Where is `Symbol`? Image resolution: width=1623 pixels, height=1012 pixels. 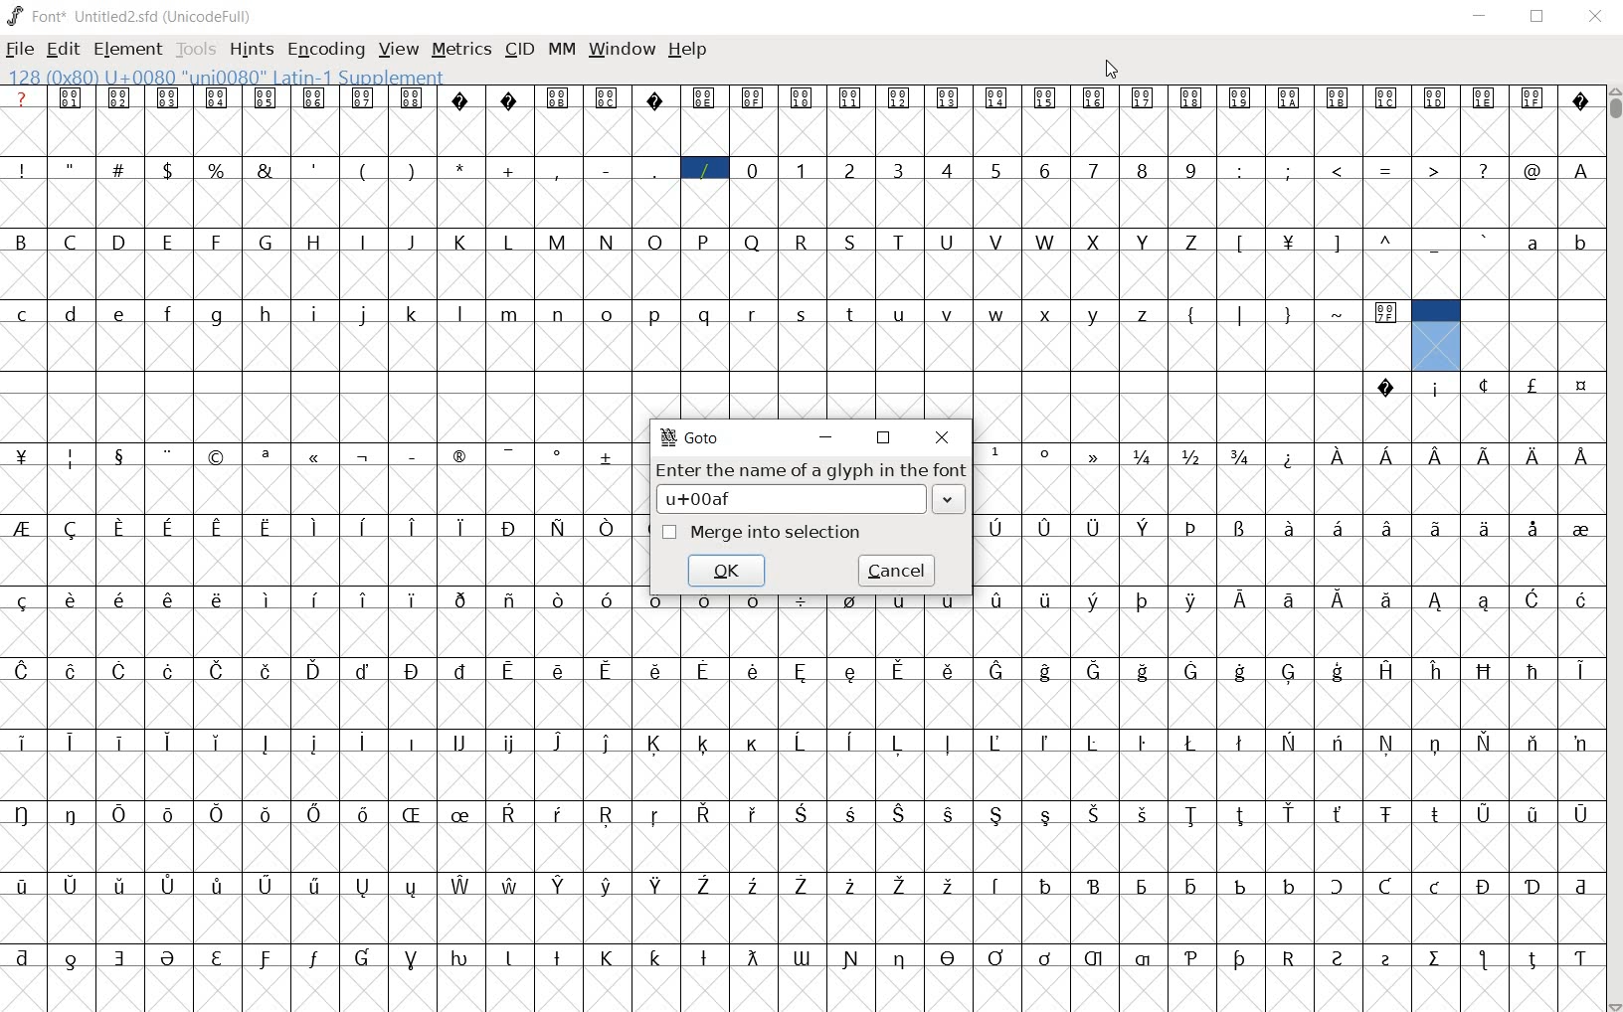
Symbol is located at coordinates (219, 527).